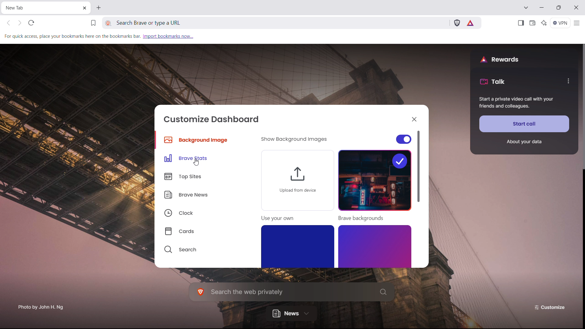  I want to click on wallet, so click(532, 23).